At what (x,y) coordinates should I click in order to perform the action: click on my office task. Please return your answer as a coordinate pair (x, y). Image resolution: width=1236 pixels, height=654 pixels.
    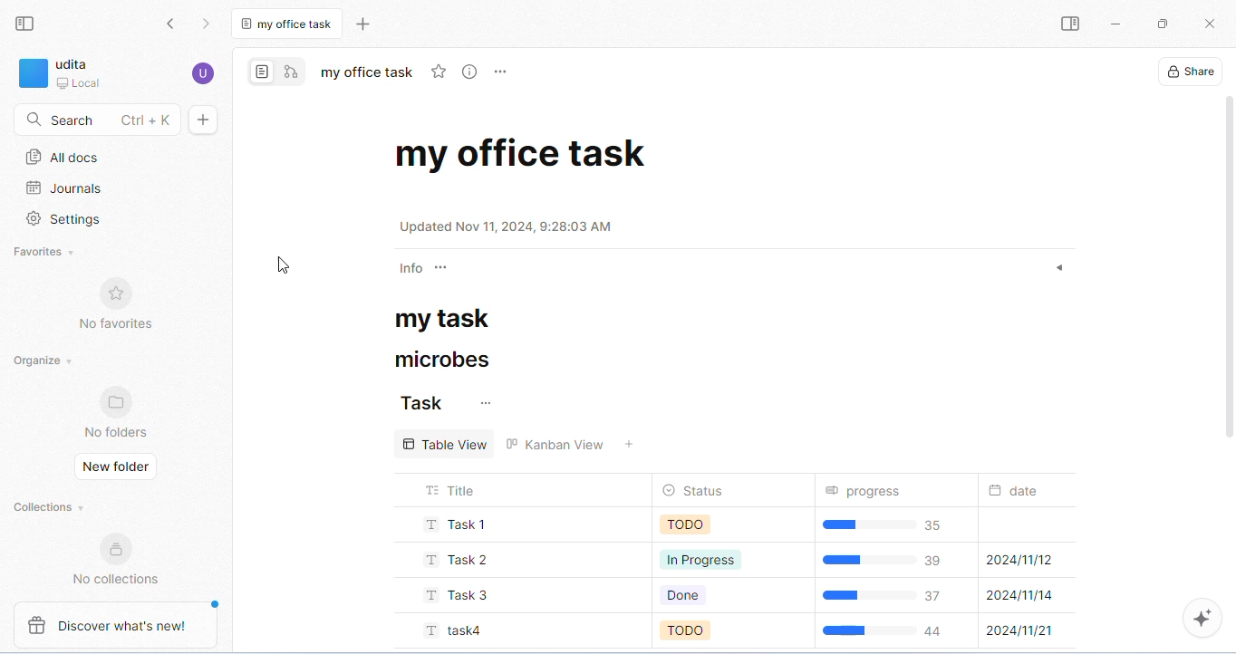
    Looking at the image, I should click on (521, 153).